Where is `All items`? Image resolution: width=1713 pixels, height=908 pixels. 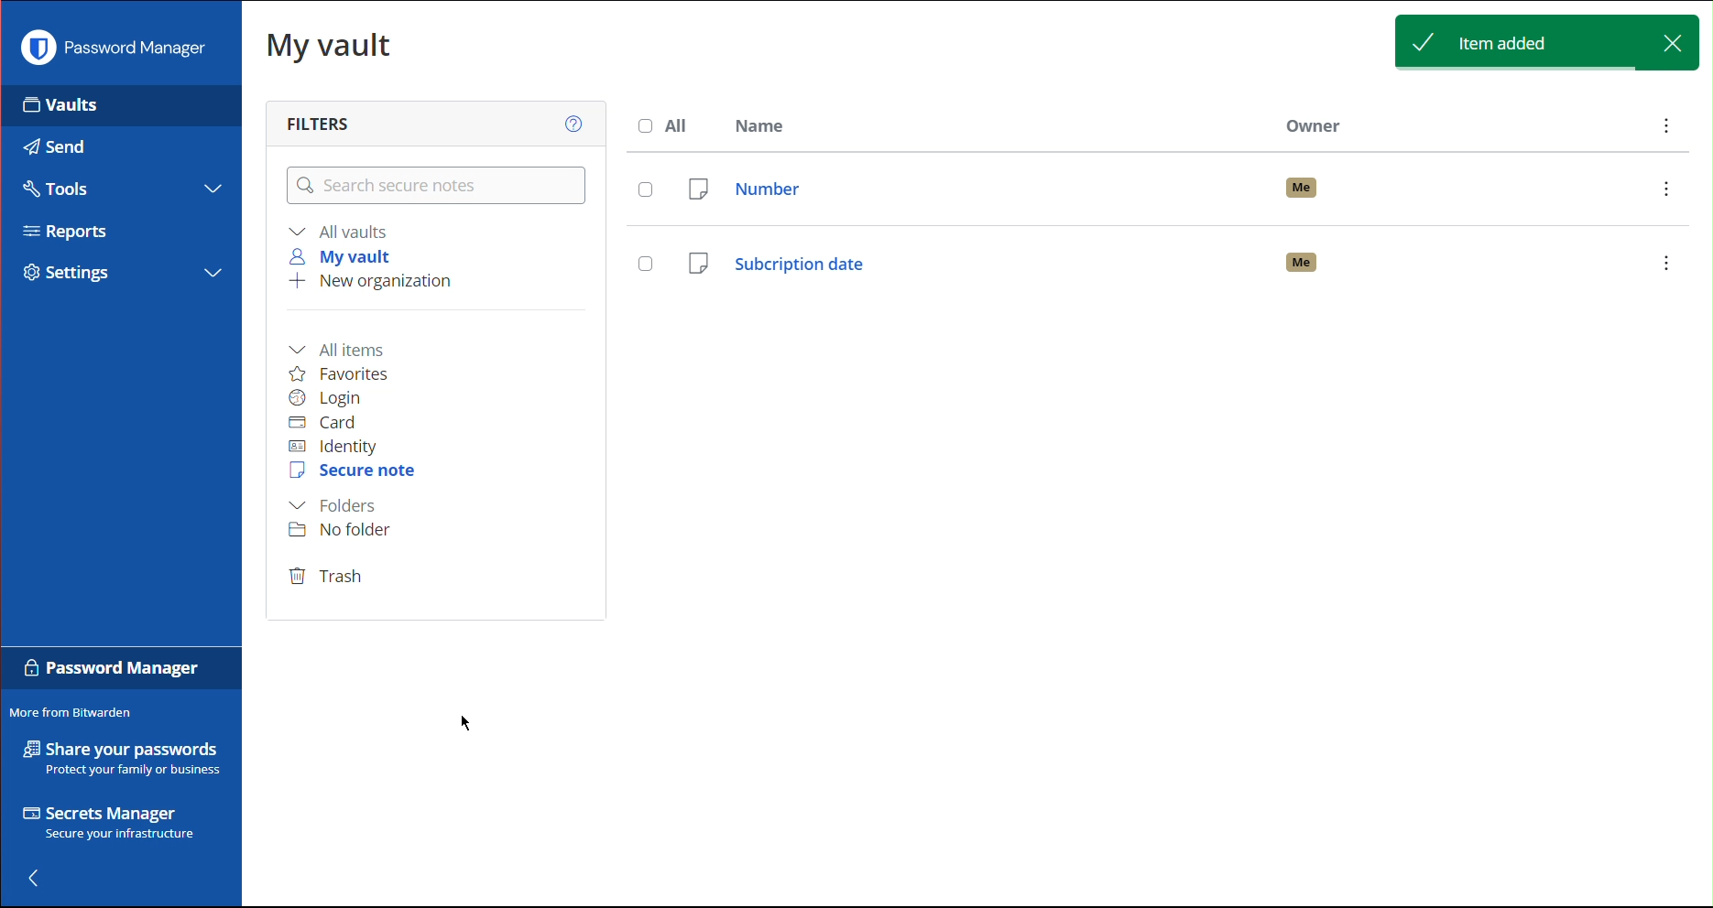
All items is located at coordinates (343, 348).